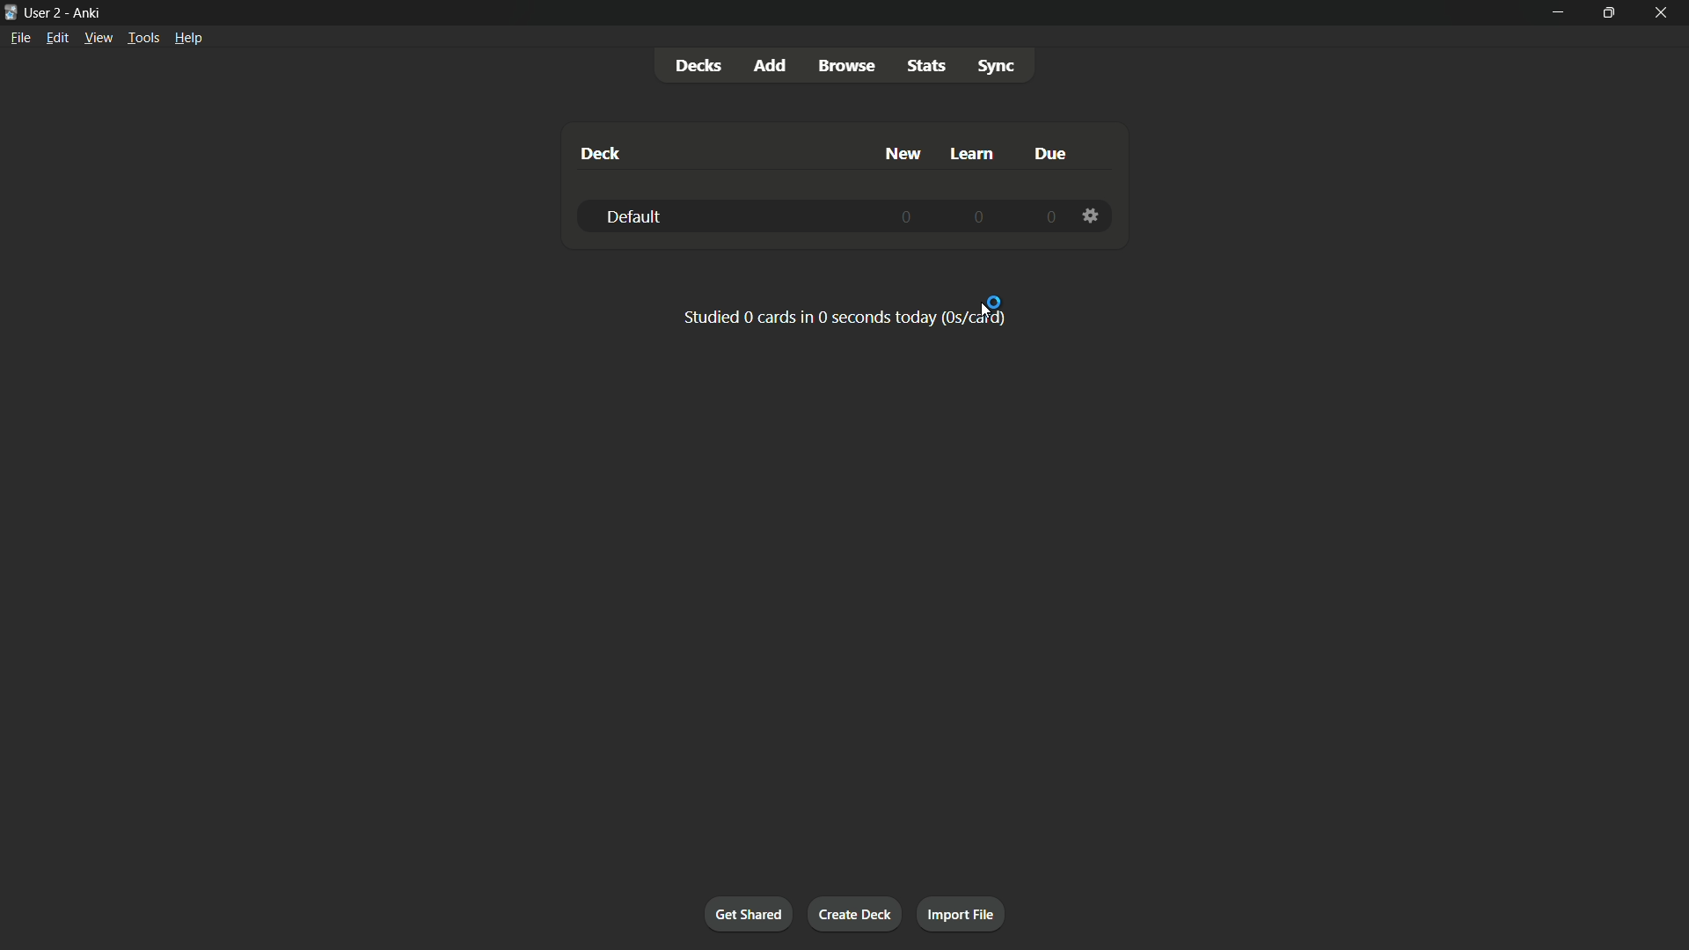 The height and width of the screenshot is (950, 1689). I want to click on close app, so click(1663, 13).